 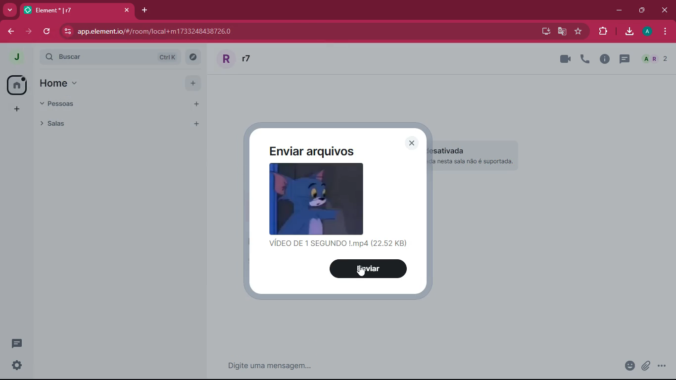 What do you see at coordinates (338, 245) in the screenshot?
I see `video de 1 segundo !mp4 (22.52 kb)` at bounding box center [338, 245].